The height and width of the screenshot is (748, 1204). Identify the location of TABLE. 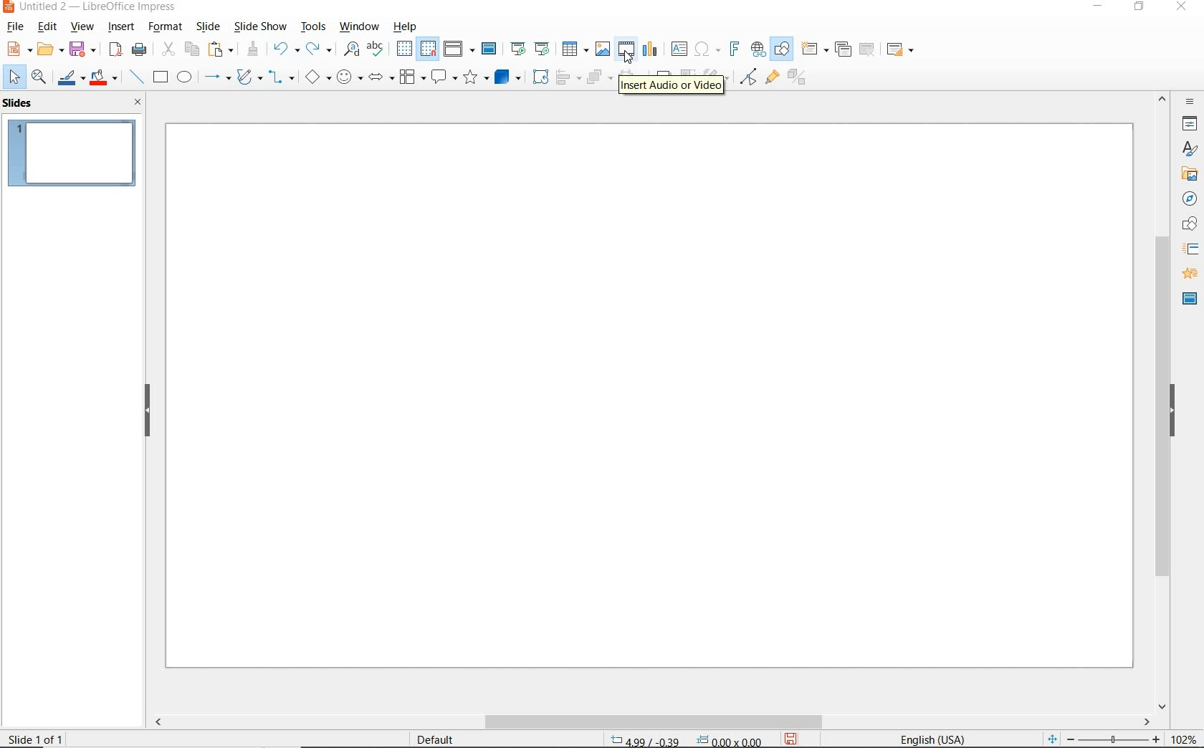
(576, 49).